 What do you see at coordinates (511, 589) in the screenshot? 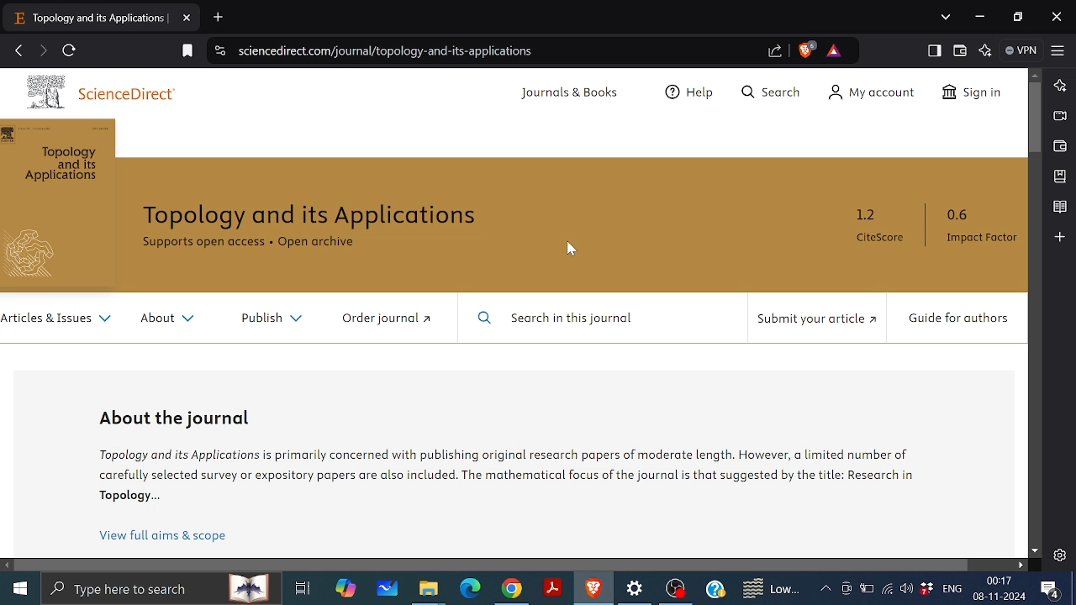
I see `Google Chrome` at bounding box center [511, 589].